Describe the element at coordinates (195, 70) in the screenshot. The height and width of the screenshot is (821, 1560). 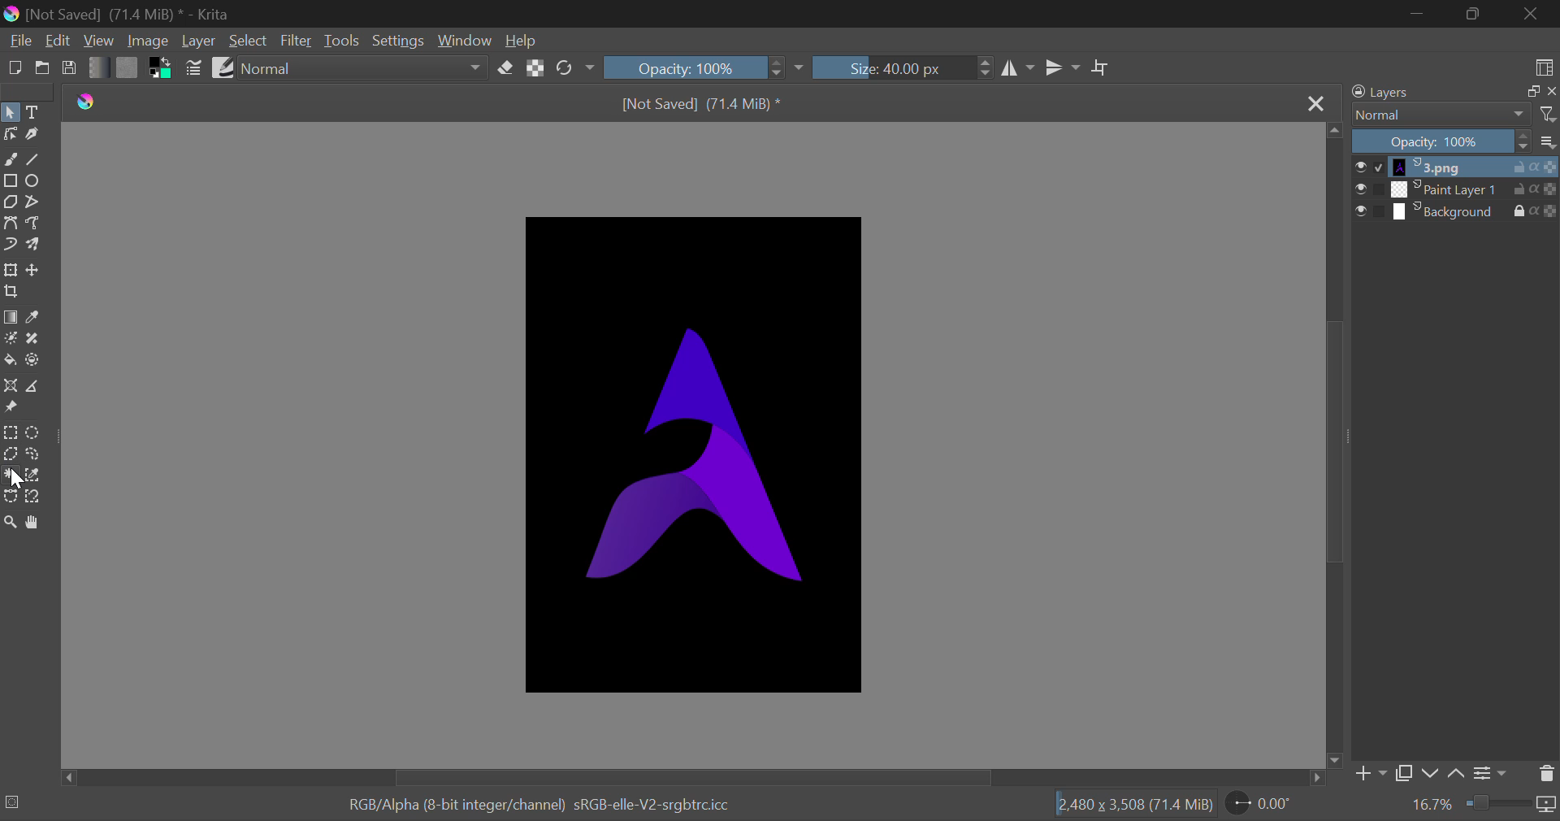
I see `Brush Settings` at that location.